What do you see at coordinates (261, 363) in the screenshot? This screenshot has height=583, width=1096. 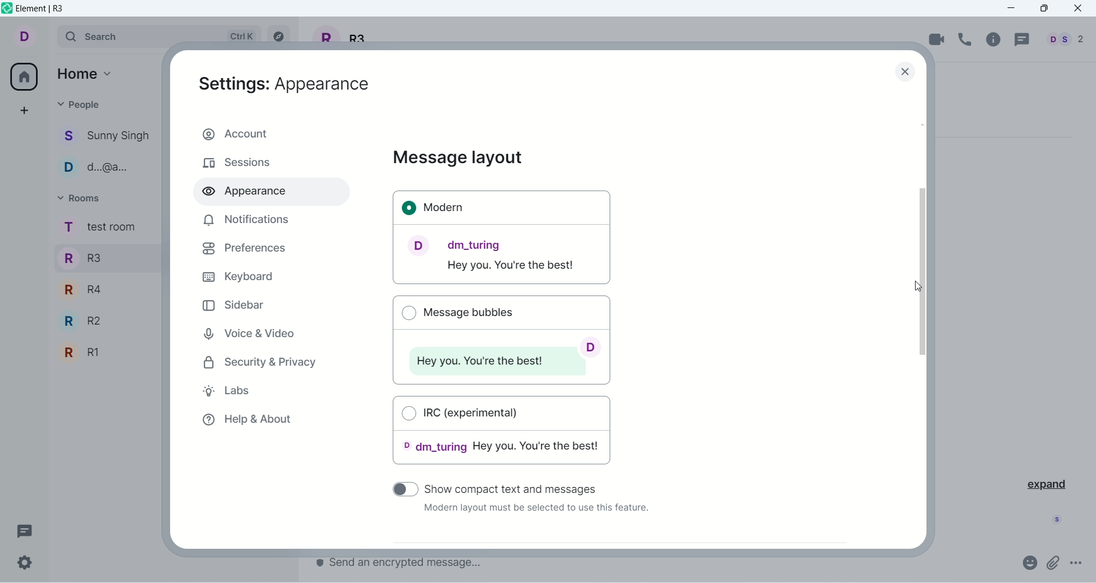 I see `security and privacy` at bounding box center [261, 363].